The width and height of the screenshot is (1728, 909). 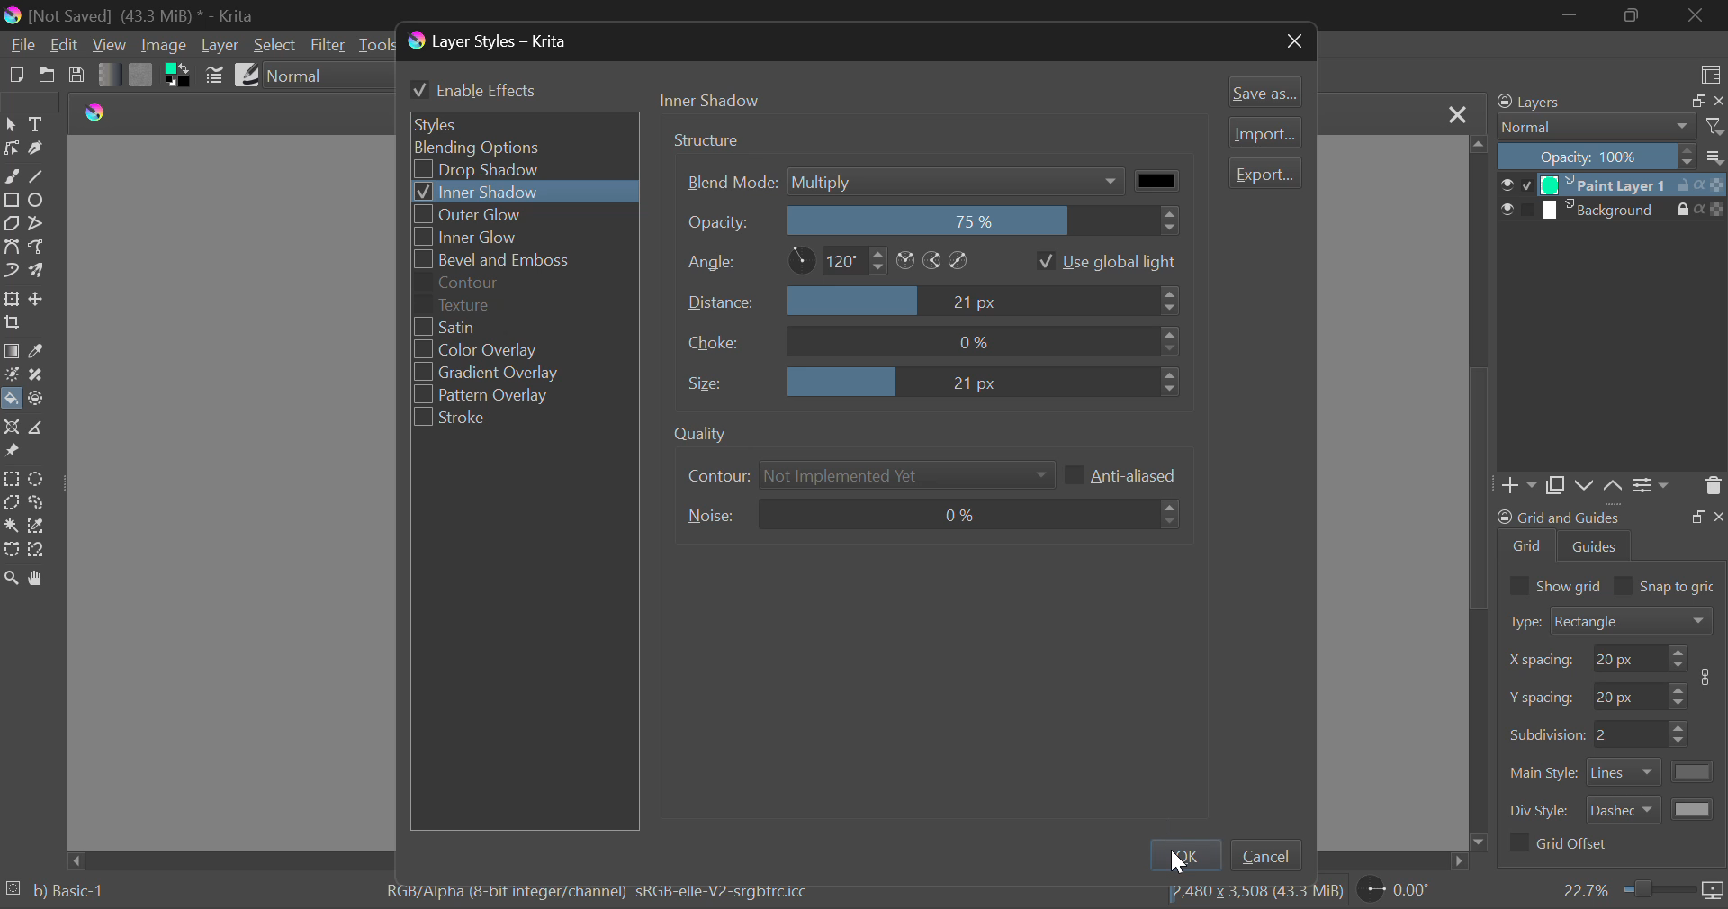 What do you see at coordinates (12, 577) in the screenshot?
I see `Zoom` at bounding box center [12, 577].